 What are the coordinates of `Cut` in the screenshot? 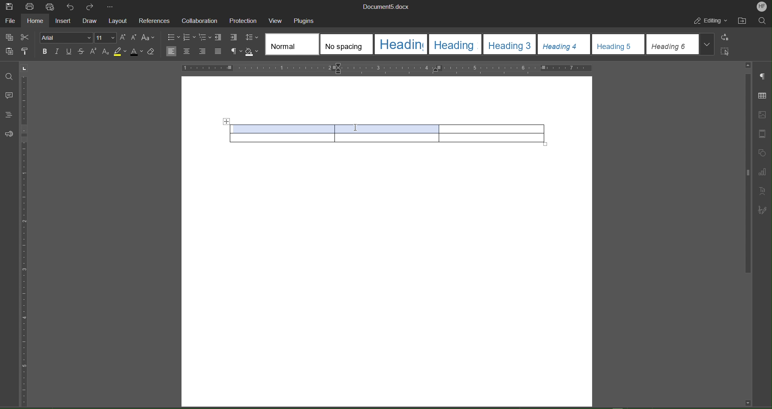 It's located at (26, 36).